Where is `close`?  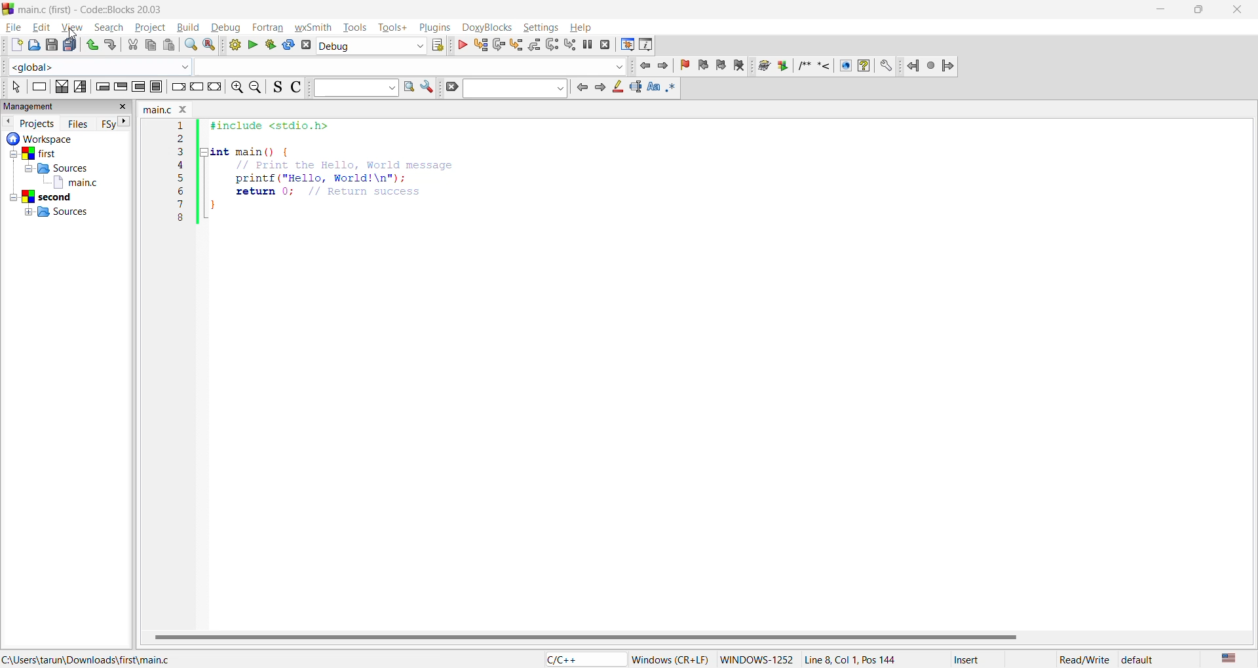 close is located at coordinates (1238, 10).